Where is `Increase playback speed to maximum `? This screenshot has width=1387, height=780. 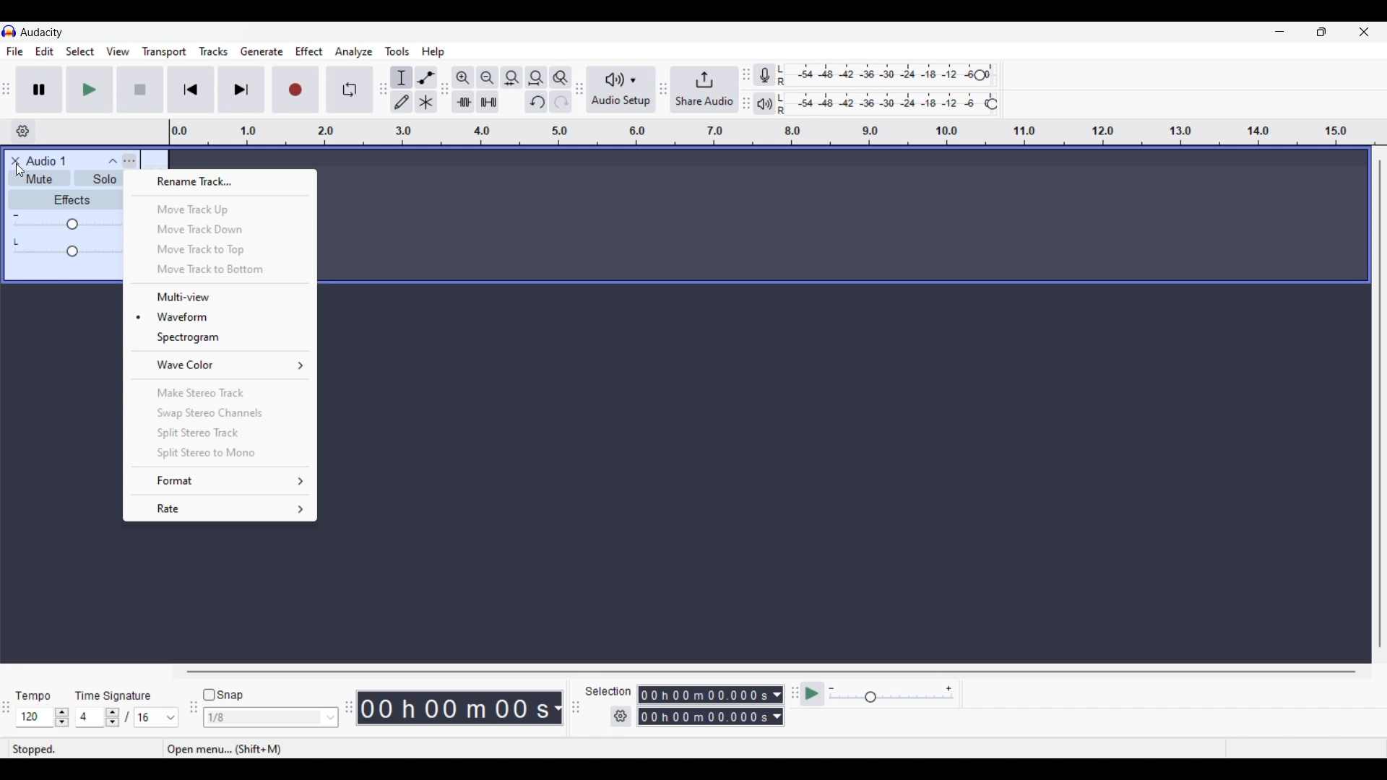 Increase playback speed to maximum  is located at coordinates (949, 689).